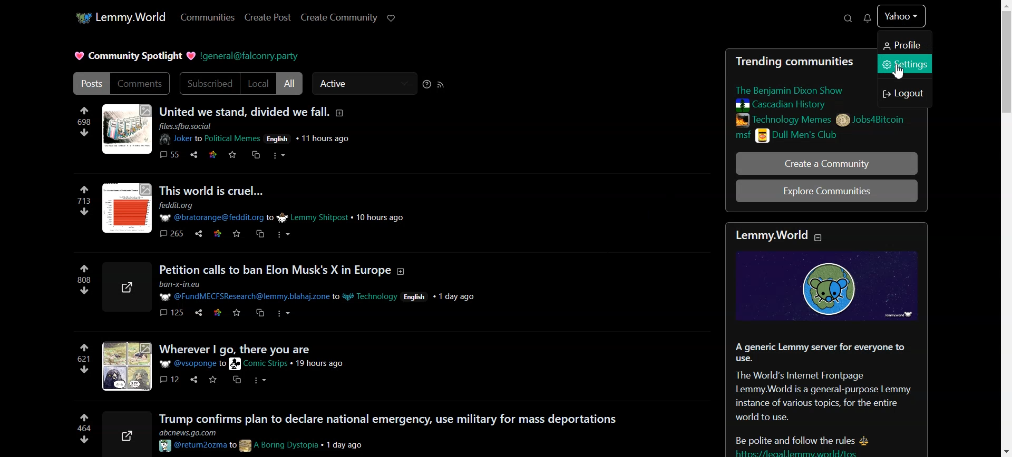  I want to click on copy, so click(260, 315).